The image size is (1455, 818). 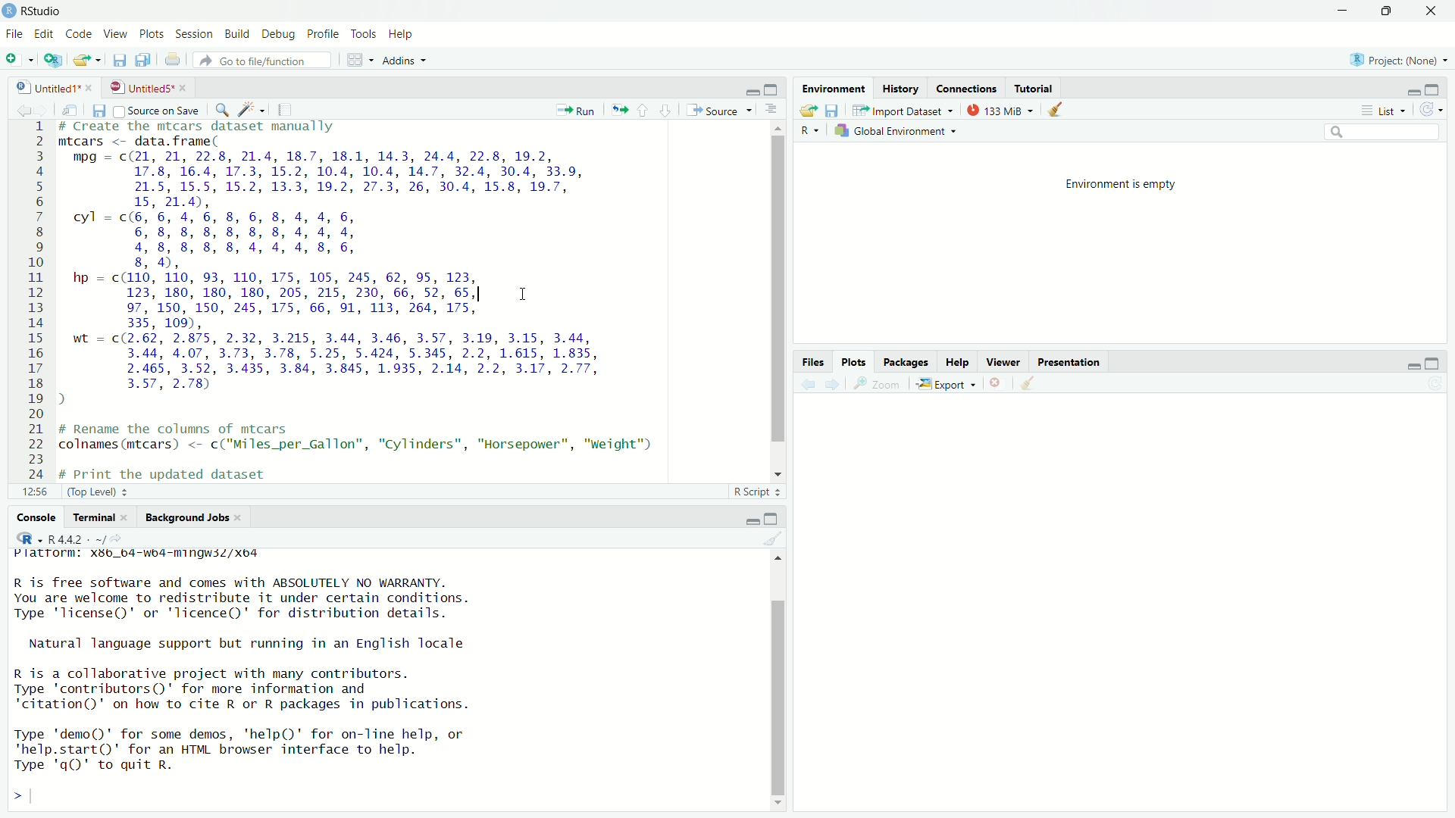 What do you see at coordinates (1072, 364) in the screenshot?
I see `Presentation` at bounding box center [1072, 364].